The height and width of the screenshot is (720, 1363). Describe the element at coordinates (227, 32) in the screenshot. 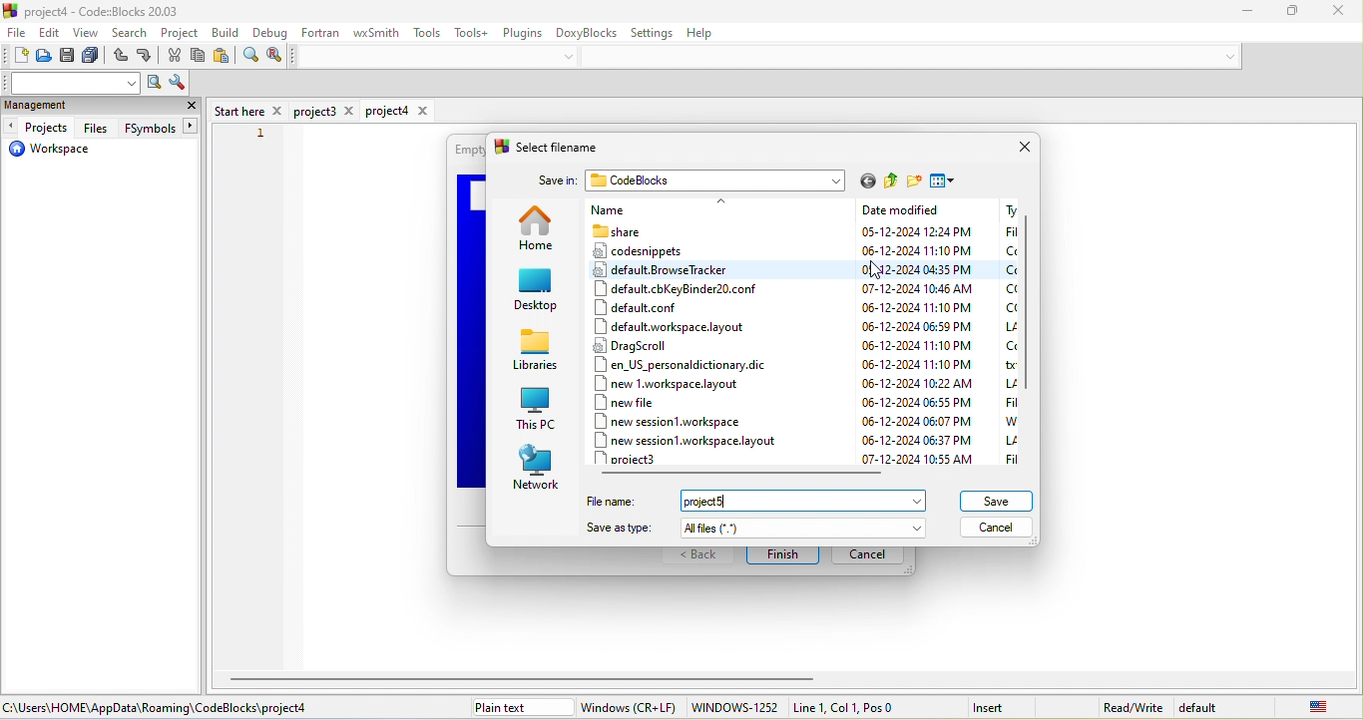

I see `build` at that location.